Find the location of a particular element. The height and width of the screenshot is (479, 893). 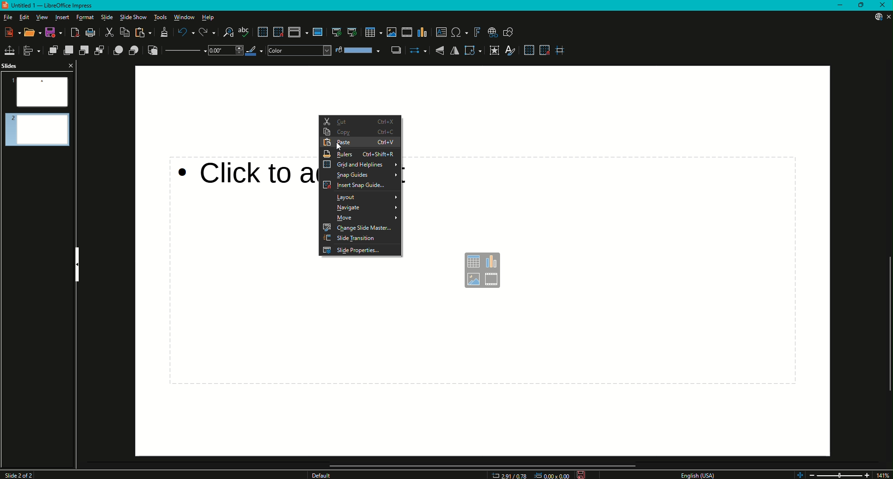

English USA is located at coordinates (701, 474).